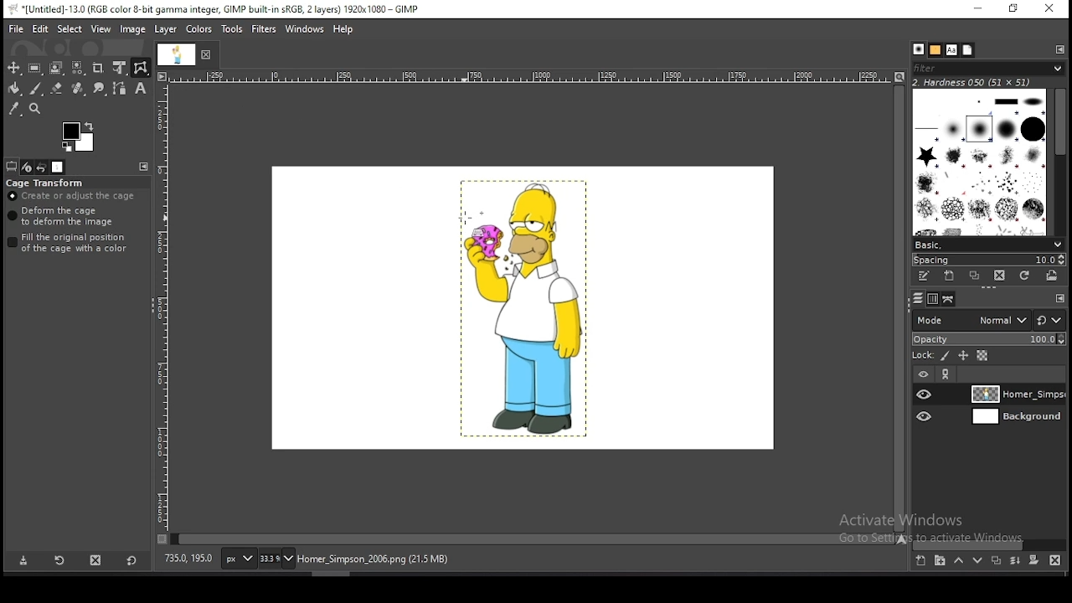 Image resolution: width=1072 pixels, height=603 pixels. I want to click on lock position and size, so click(962, 356).